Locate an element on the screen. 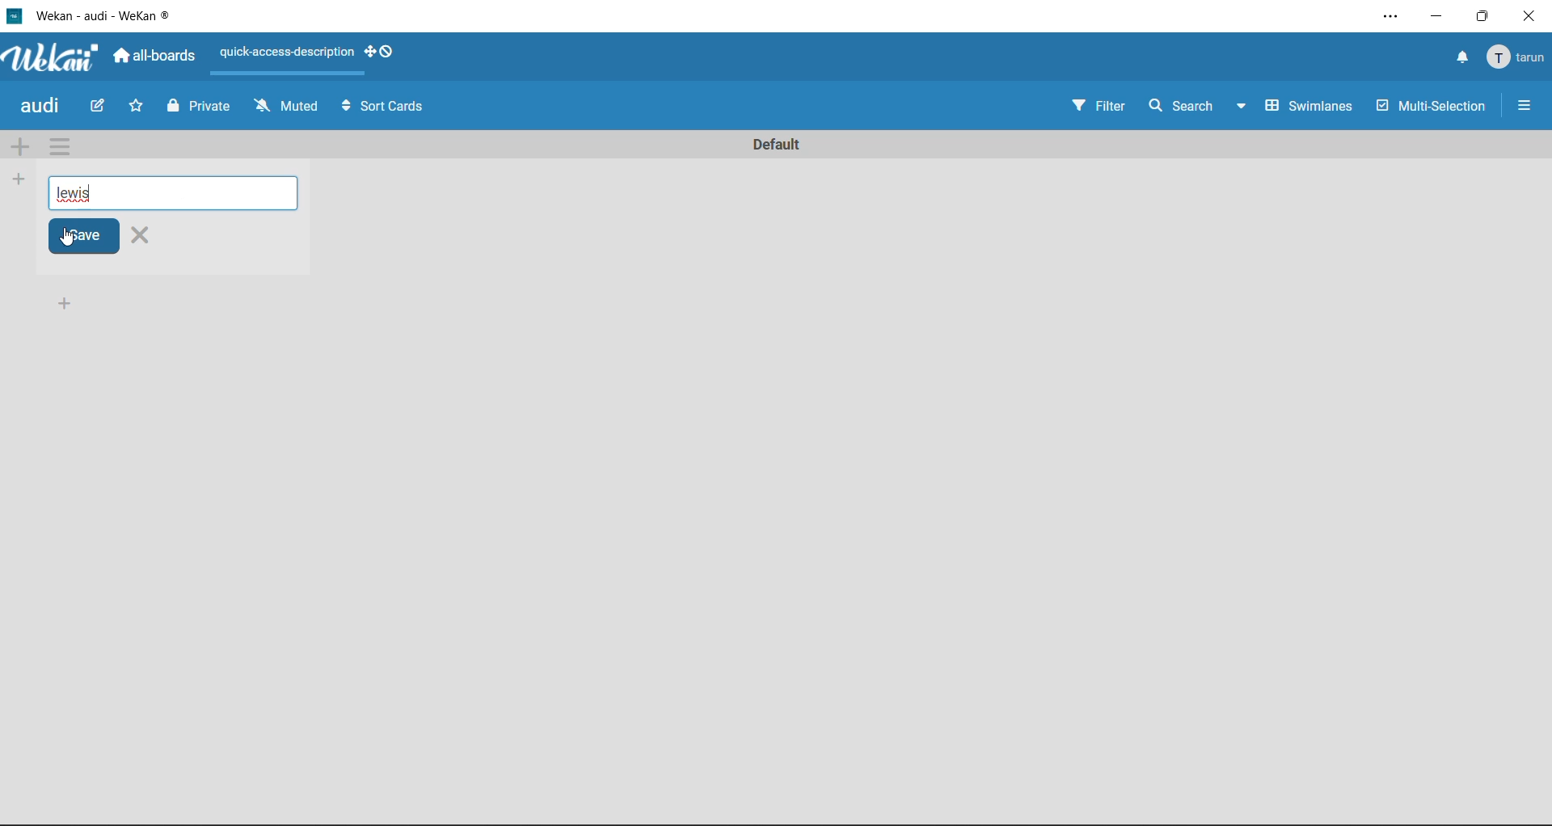 The width and height of the screenshot is (1552, 826). cursor is located at coordinates (67, 237).